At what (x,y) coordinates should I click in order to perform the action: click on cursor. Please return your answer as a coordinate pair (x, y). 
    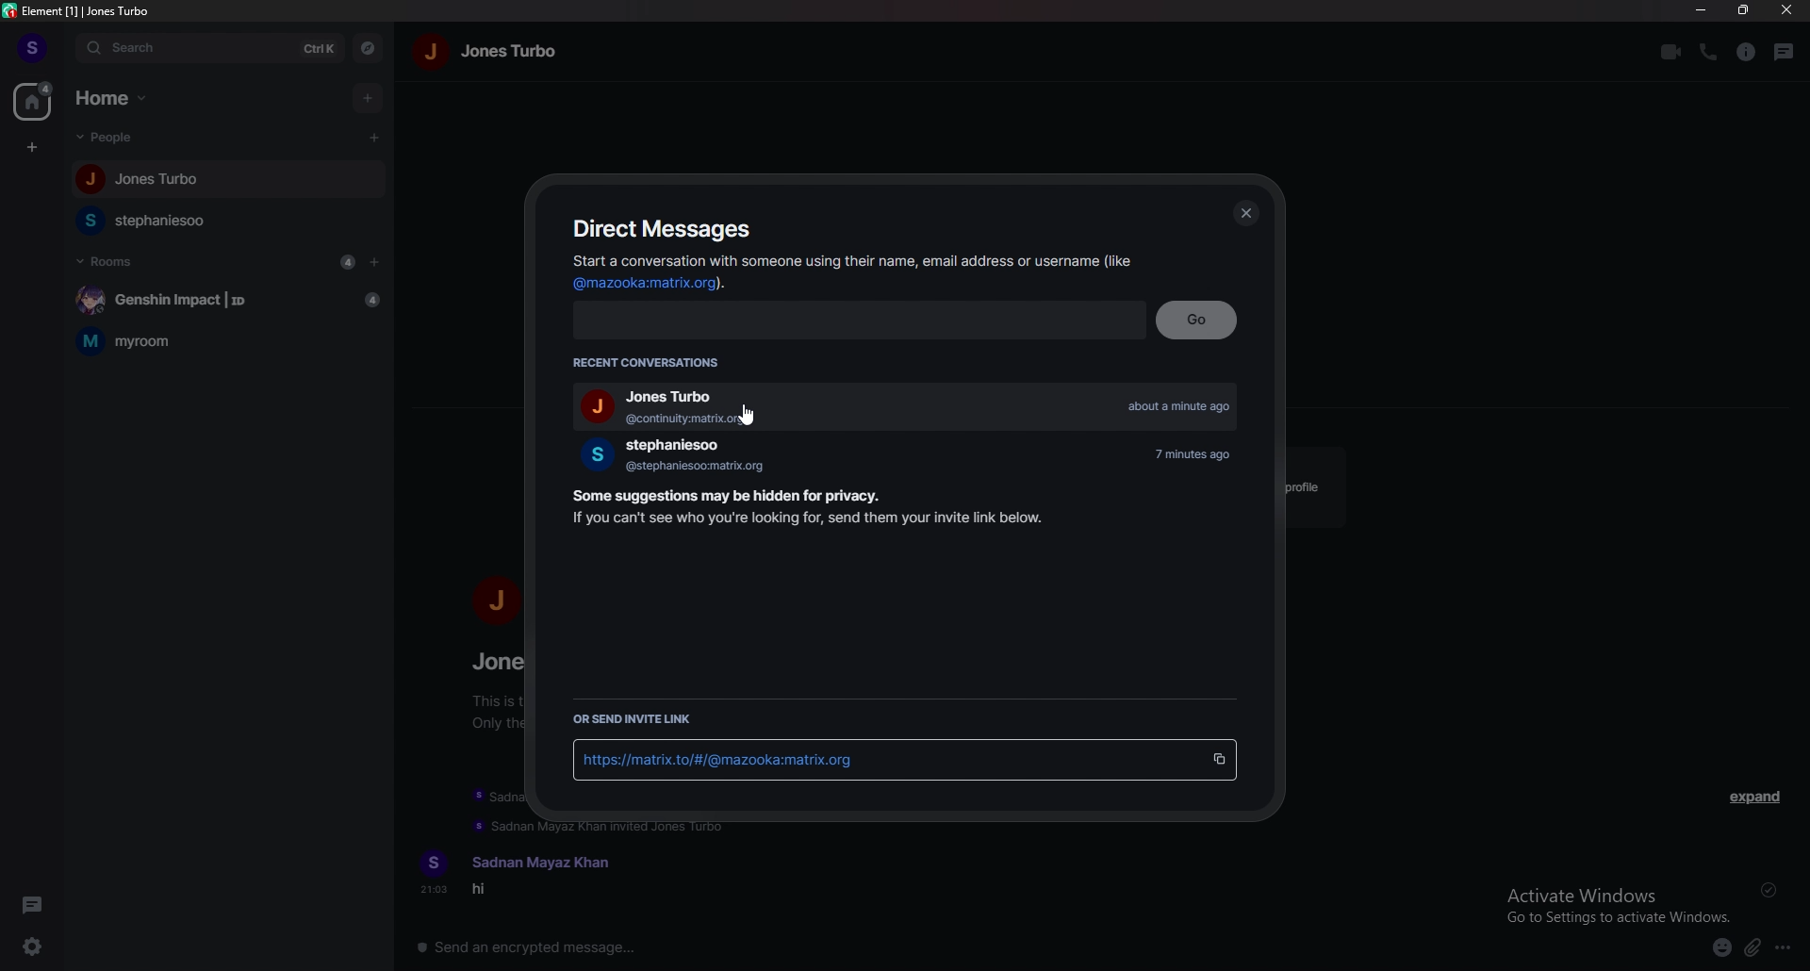
    Looking at the image, I should click on (750, 416).